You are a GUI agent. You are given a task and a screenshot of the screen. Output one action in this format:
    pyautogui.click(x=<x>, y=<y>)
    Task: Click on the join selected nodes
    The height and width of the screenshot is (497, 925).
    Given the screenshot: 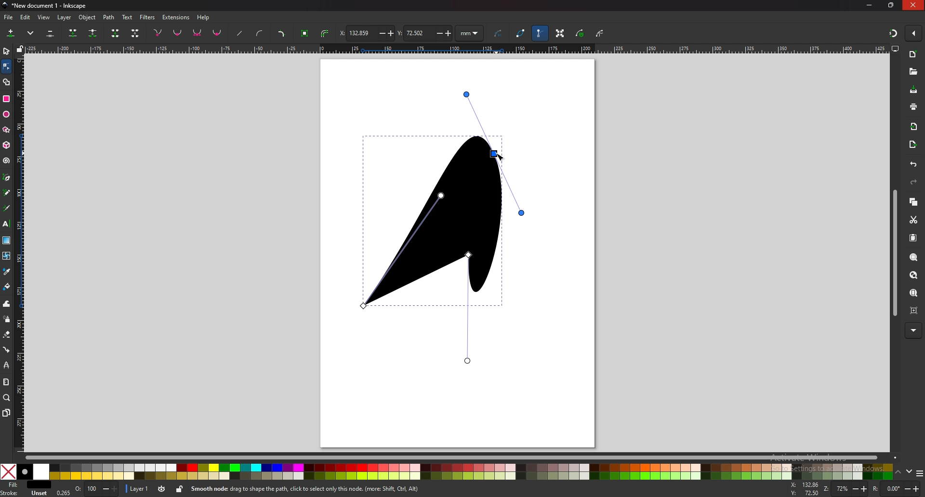 What is the action you would take?
    pyautogui.click(x=73, y=33)
    